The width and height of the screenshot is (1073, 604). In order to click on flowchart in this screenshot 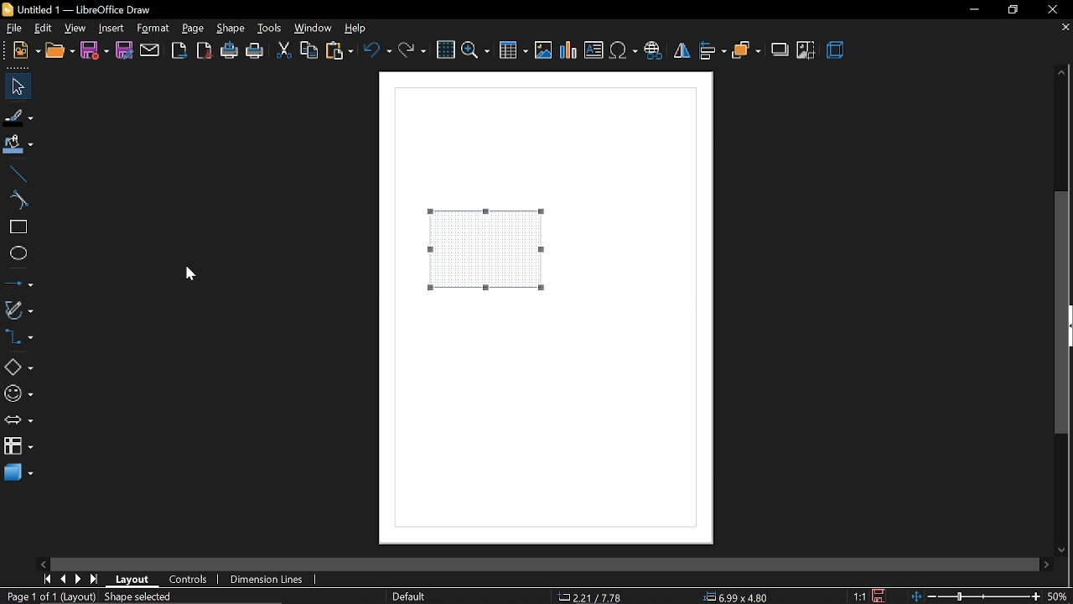, I will do `click(18, 446)`.